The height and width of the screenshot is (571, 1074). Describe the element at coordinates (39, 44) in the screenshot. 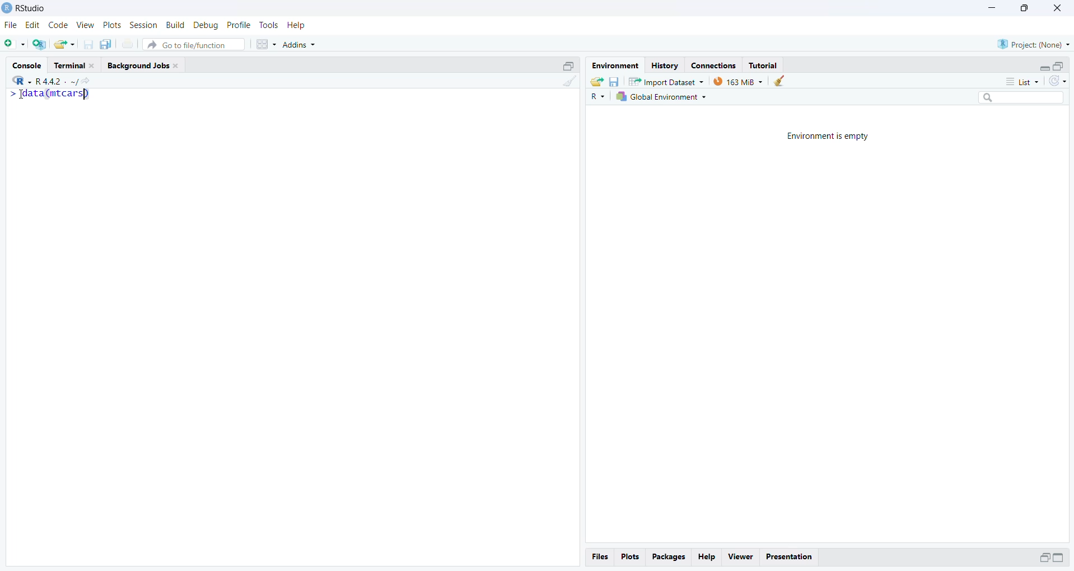

I see `add file` at that location.